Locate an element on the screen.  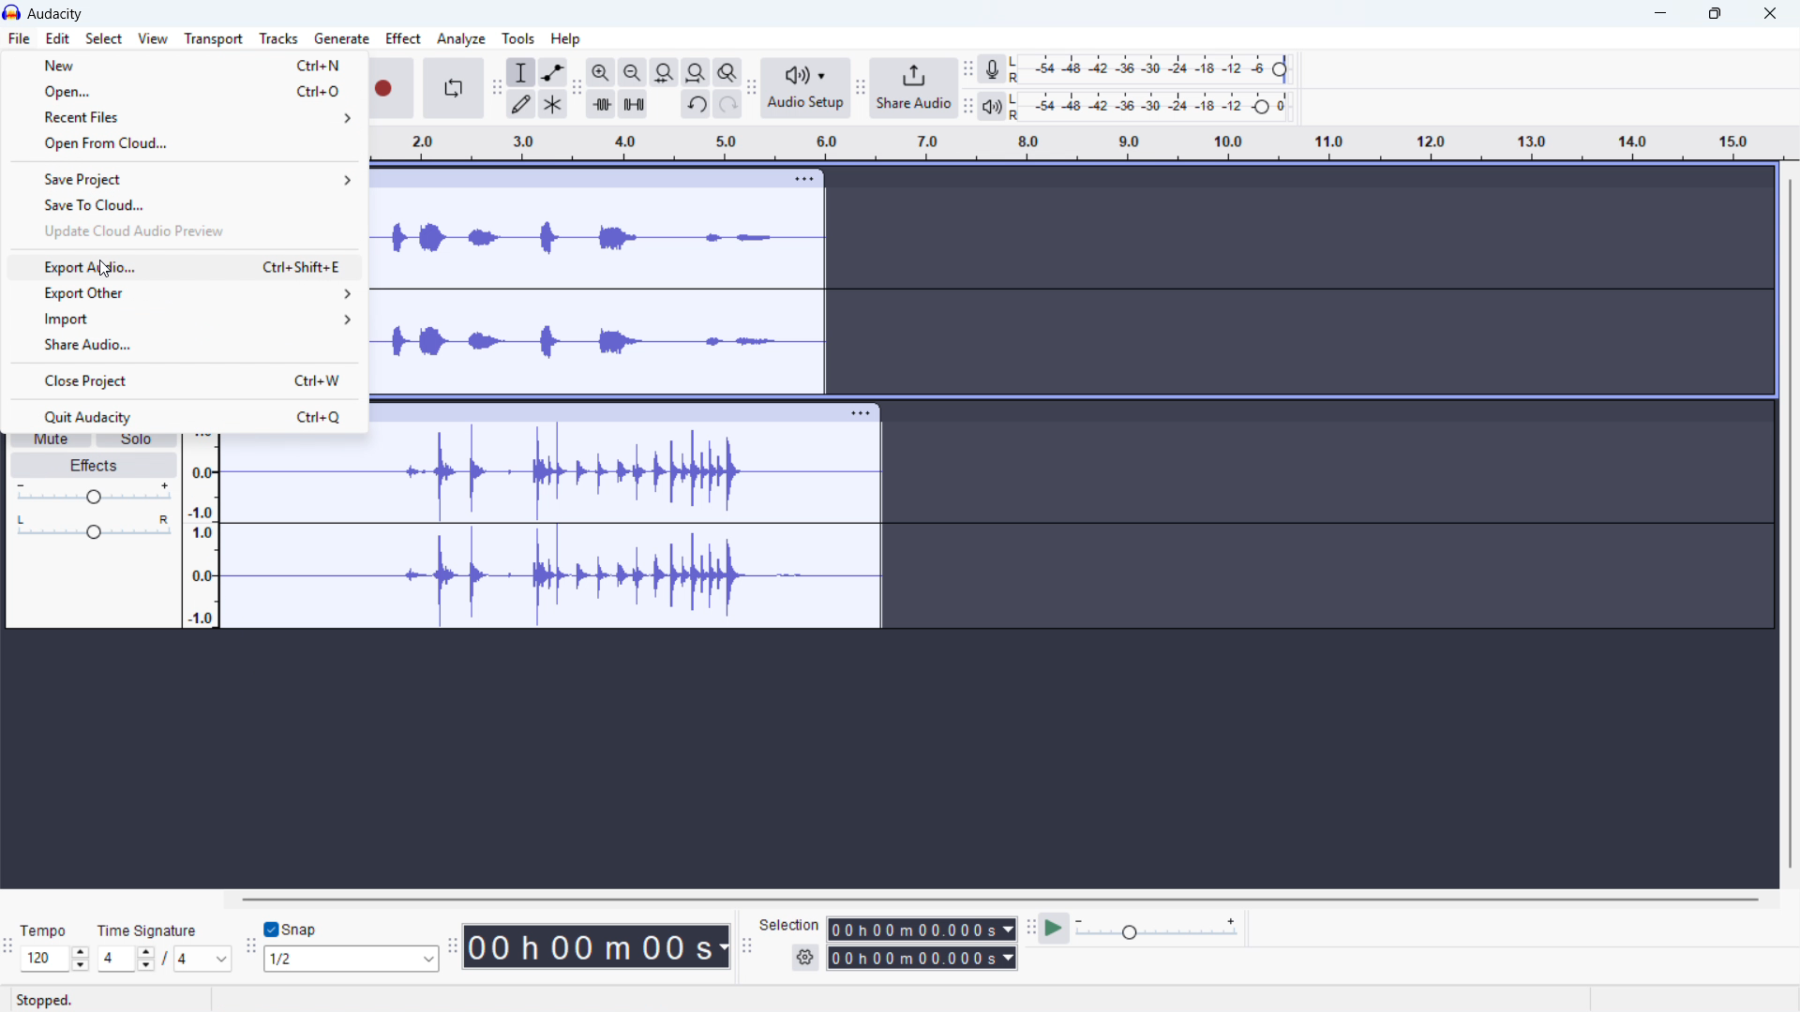
Quit audacity  is located at coordinates (182, 416).